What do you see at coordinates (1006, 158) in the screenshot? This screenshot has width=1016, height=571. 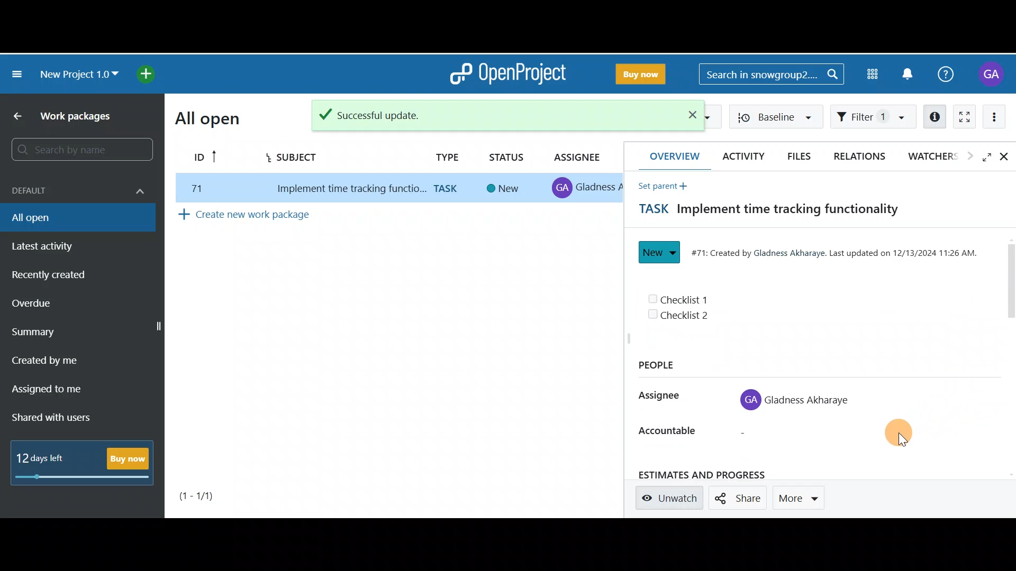 I see `Close details view` at bounding box center [1006, 158].